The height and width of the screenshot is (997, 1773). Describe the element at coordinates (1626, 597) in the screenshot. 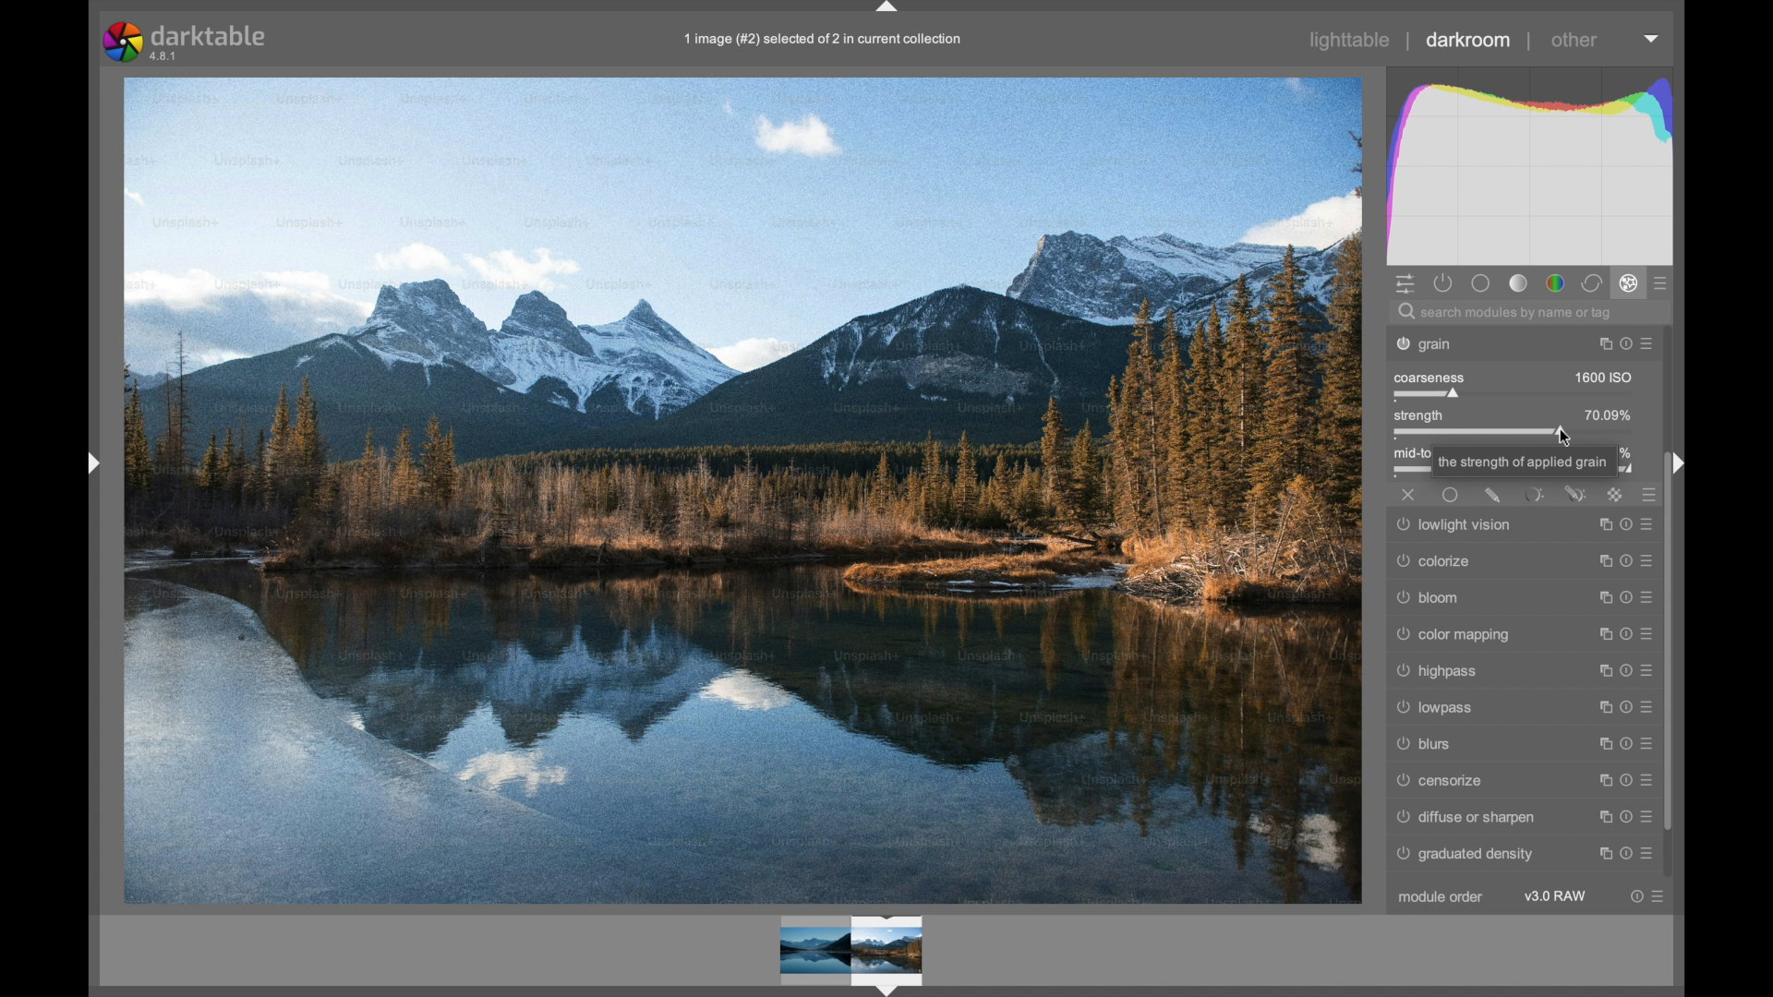

I see `reset parameters` at that location.